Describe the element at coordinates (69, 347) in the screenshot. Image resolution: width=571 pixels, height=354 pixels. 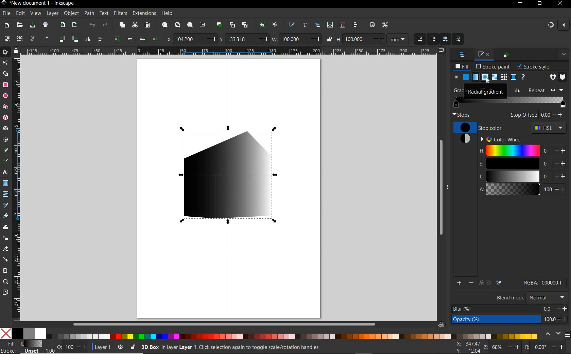
I see `100` at that location.